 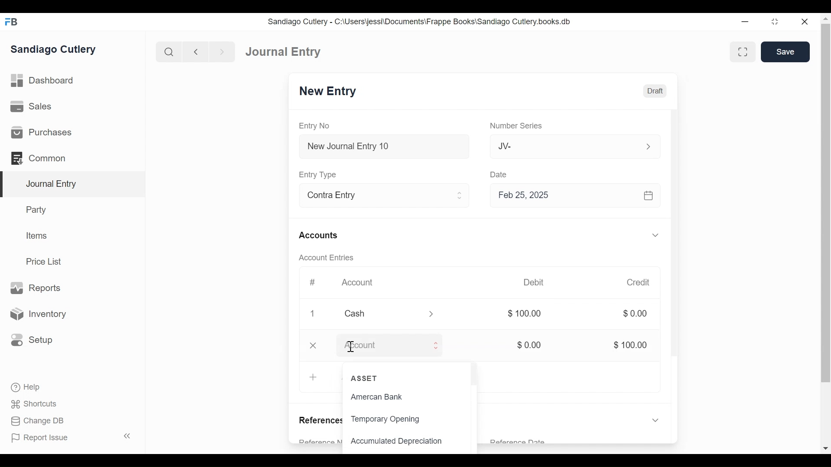 I want to click on $0.00, so click(x=635, y=314).